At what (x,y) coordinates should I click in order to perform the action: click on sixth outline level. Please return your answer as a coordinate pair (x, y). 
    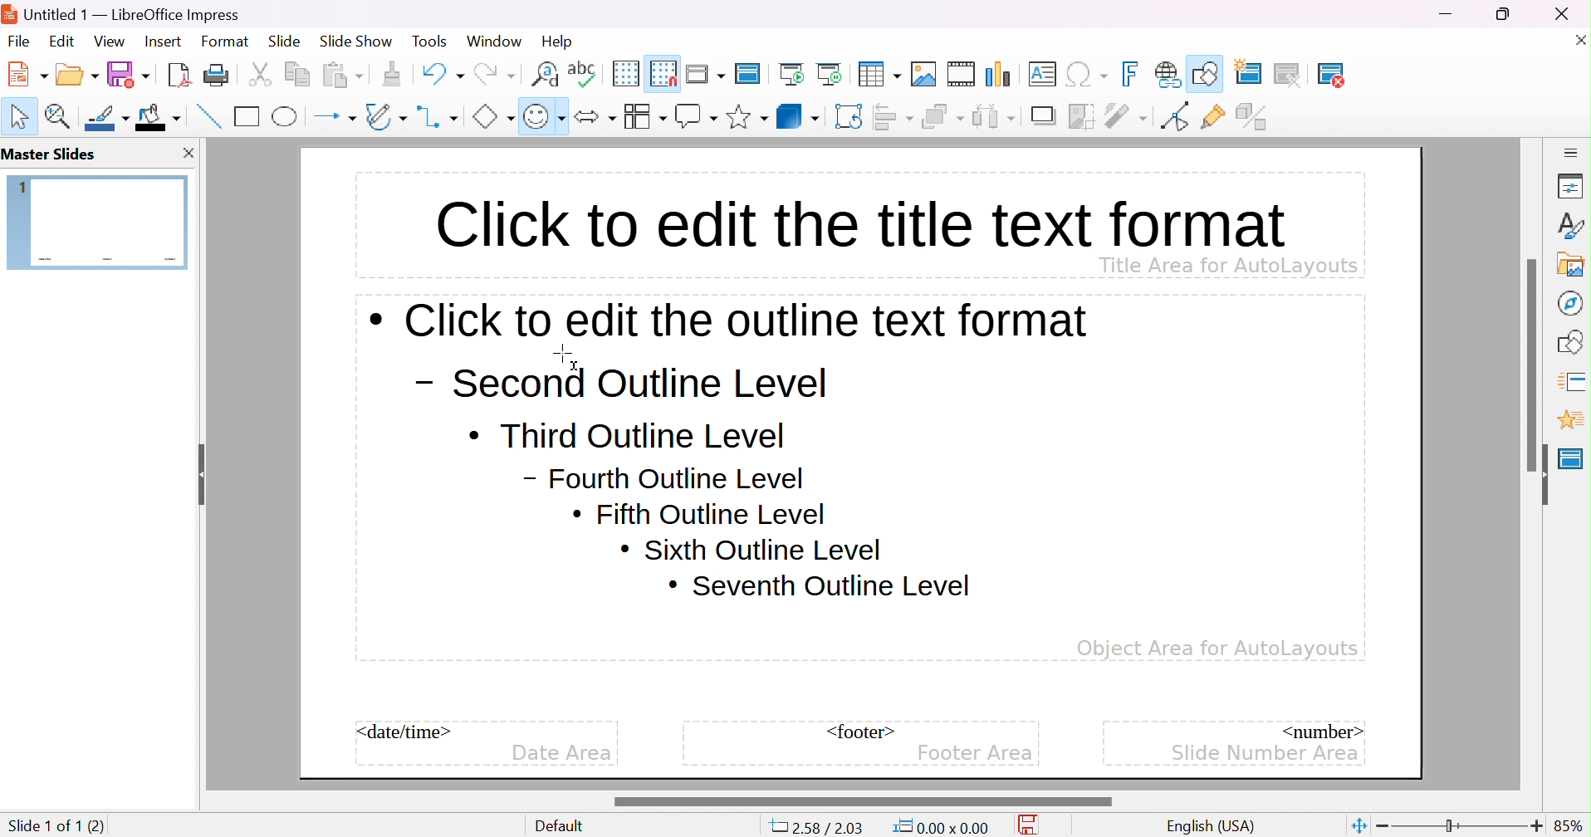
    Looking at the image, I should click on (751, 549).